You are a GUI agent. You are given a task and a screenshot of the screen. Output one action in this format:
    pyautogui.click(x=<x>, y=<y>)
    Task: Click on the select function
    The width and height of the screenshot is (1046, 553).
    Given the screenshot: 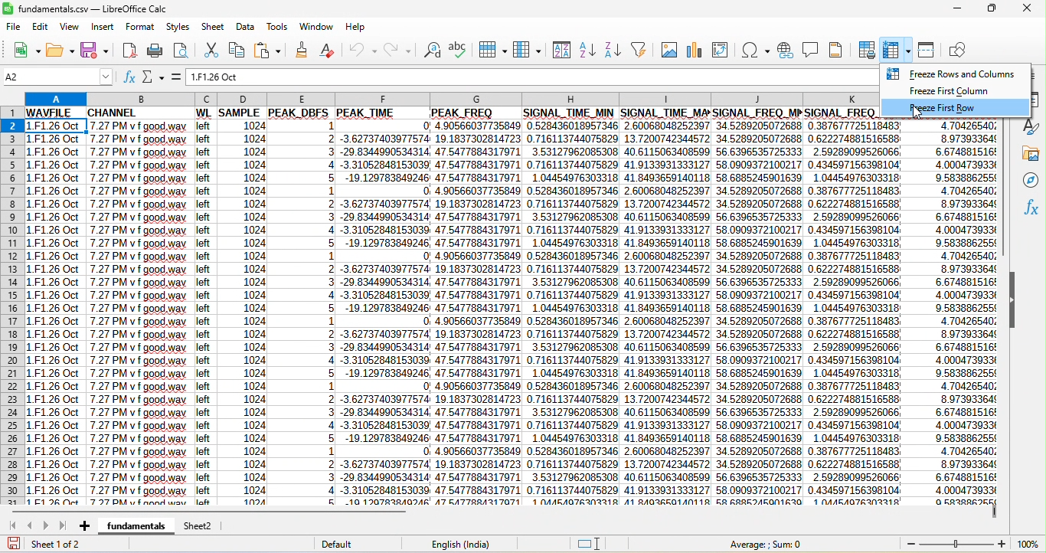 What is the action you would take?
    pyautogui.click(x=157, y=77)
    